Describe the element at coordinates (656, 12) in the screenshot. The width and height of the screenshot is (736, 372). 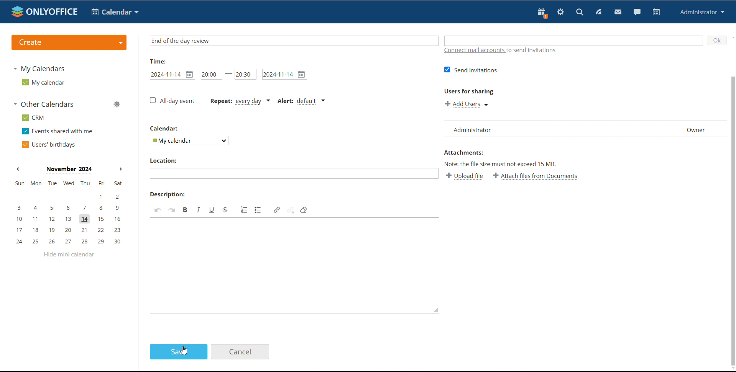
I see `calendar` at that location.